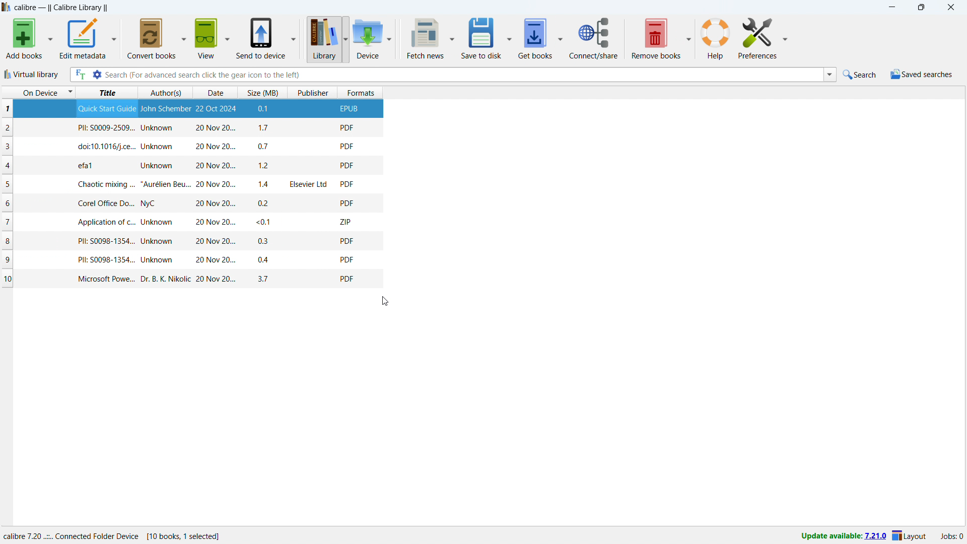 The width and height of the screenshot is (967, 544). Describe the element at coordinates (114, 37) in the screenshot. I see `edit metadata options` at that location.